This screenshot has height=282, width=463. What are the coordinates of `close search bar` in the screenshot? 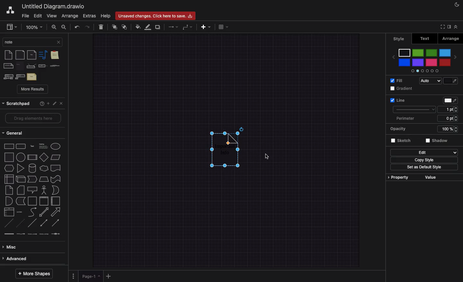 It's located at (59, 42).